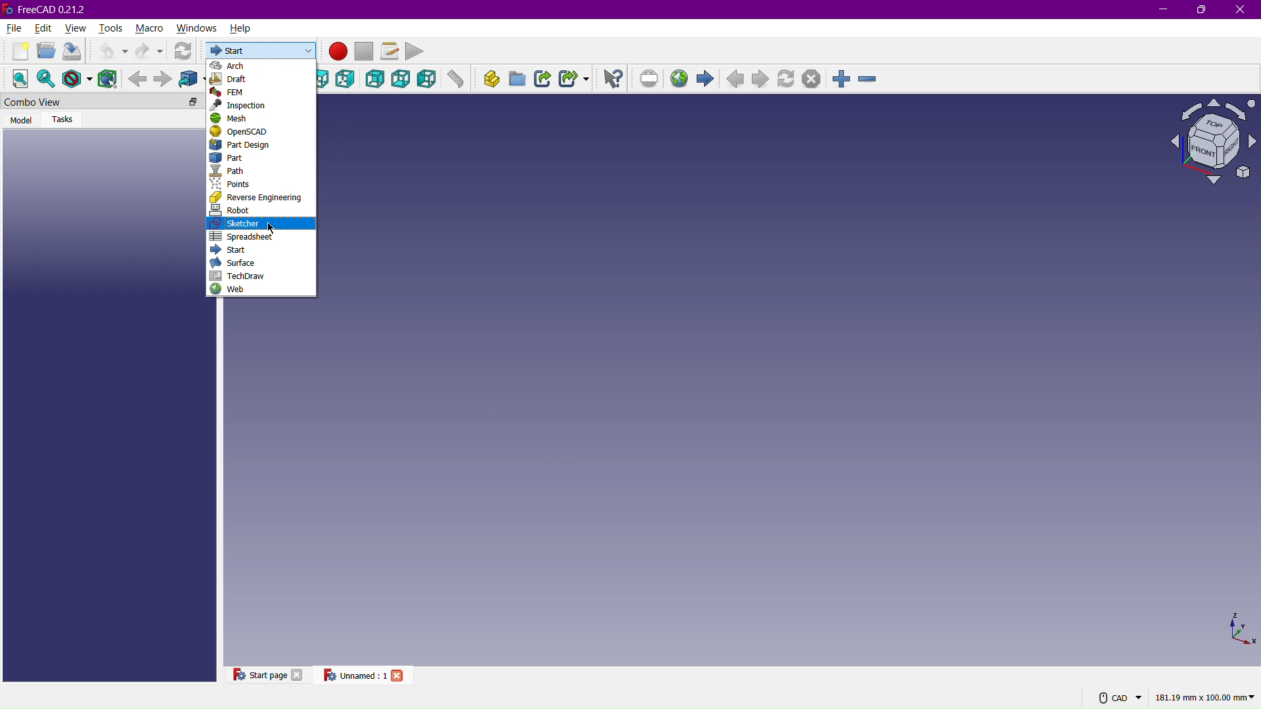  Describe the element at coordinates (260, 51) in the screenshot. I see `Start` at that location.